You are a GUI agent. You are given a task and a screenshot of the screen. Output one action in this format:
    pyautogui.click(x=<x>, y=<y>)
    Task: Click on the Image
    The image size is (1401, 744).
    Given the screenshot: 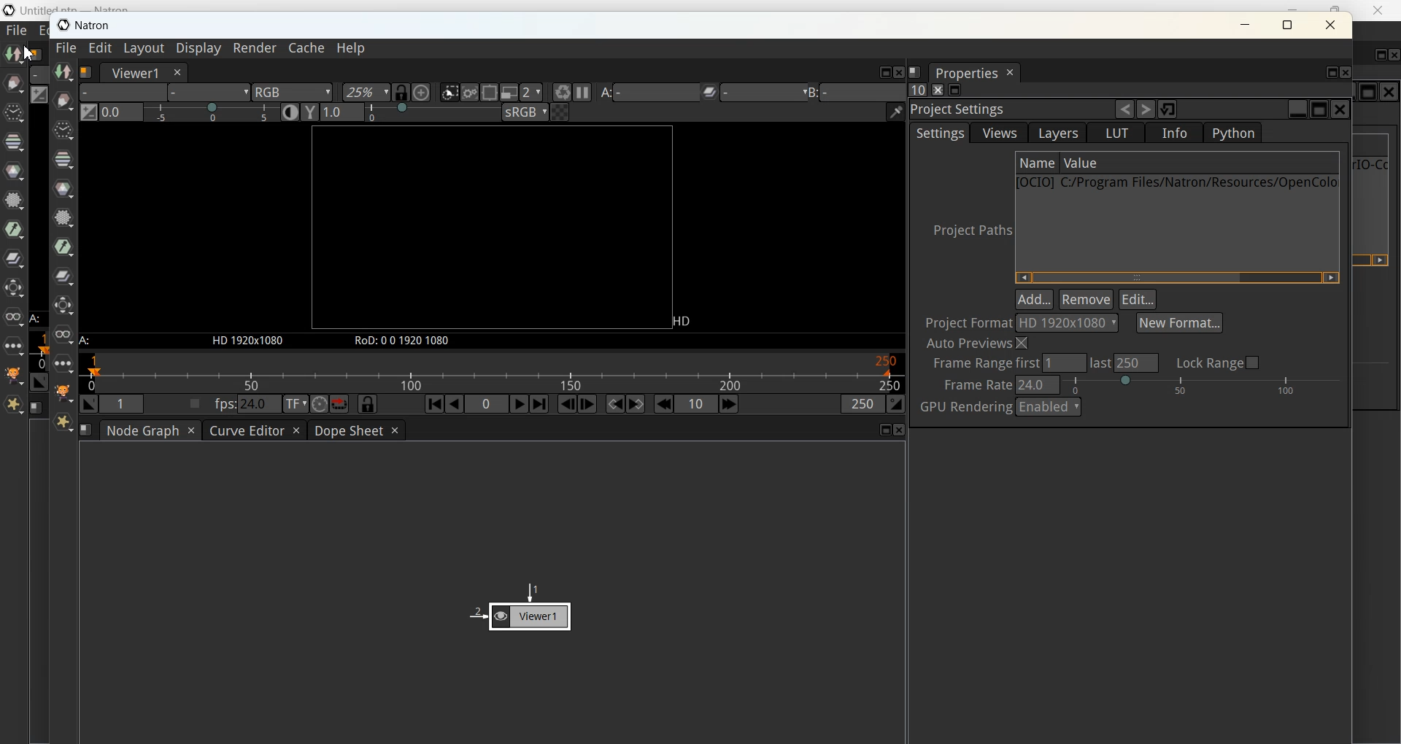 What is the action you would take?
    pyautogui.click(x=15, y=55)
    